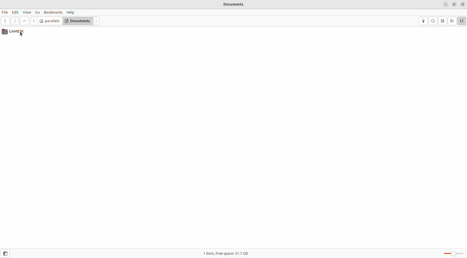 The height and width of the screenshot is (258, 467). I want to click on Games, so click(14, 32).